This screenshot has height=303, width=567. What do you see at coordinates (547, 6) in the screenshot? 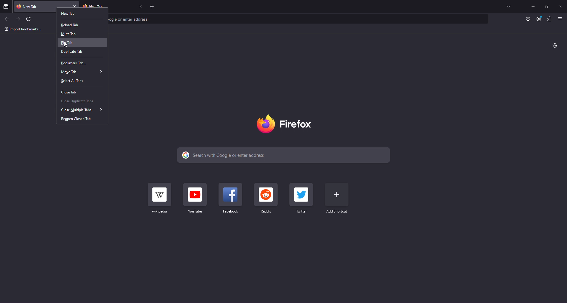
I see `Maximize` at bounding box center [547, 6].